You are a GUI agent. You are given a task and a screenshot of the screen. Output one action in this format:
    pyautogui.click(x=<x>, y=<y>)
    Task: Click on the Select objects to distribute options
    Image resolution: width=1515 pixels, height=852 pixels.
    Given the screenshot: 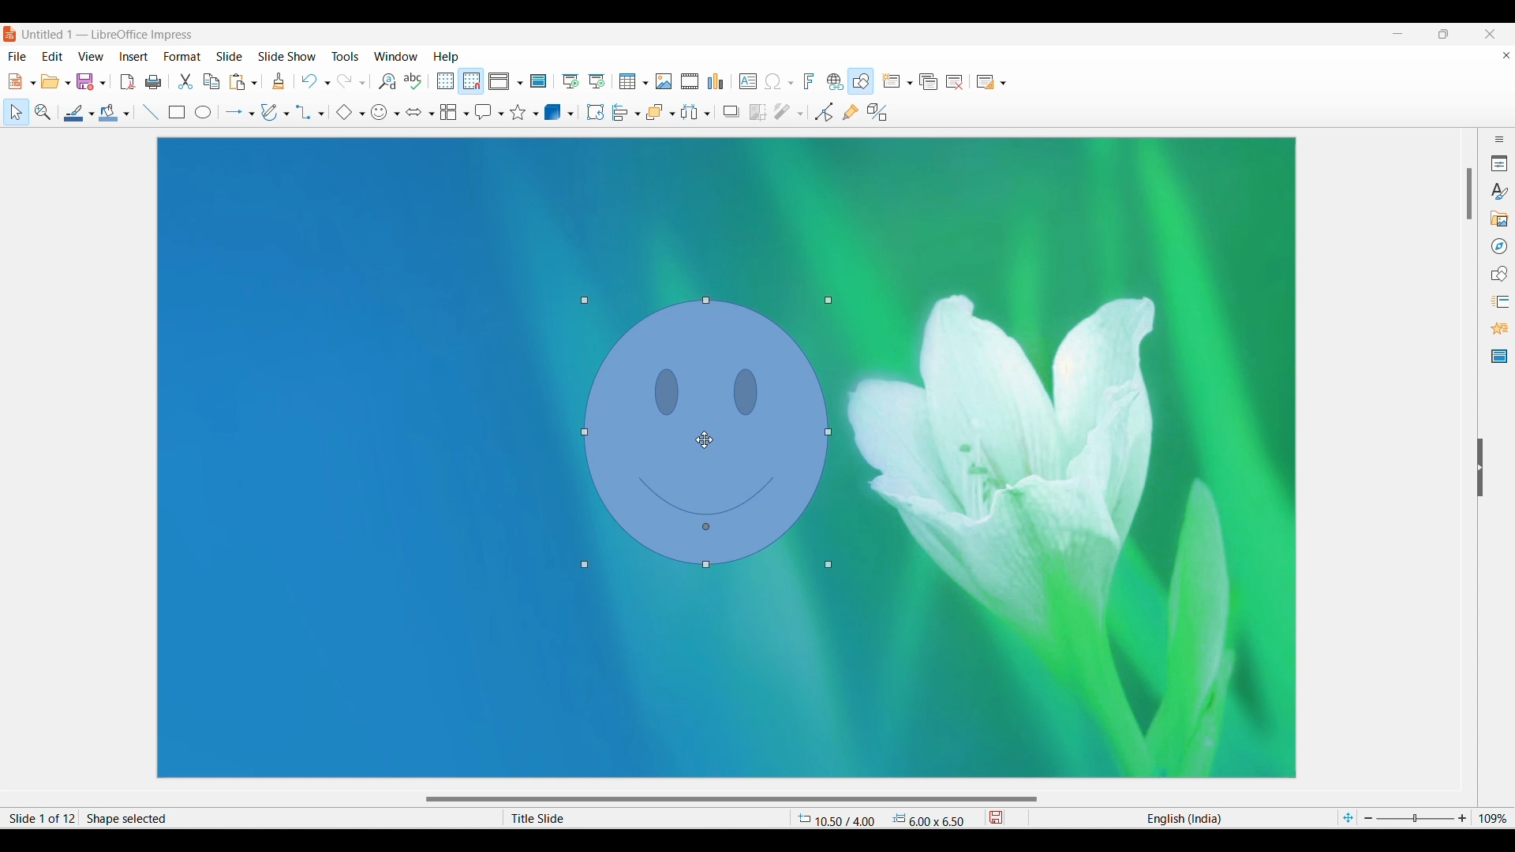 What is the action you would take?
    pyautogui.click(x=707, y=114)
    